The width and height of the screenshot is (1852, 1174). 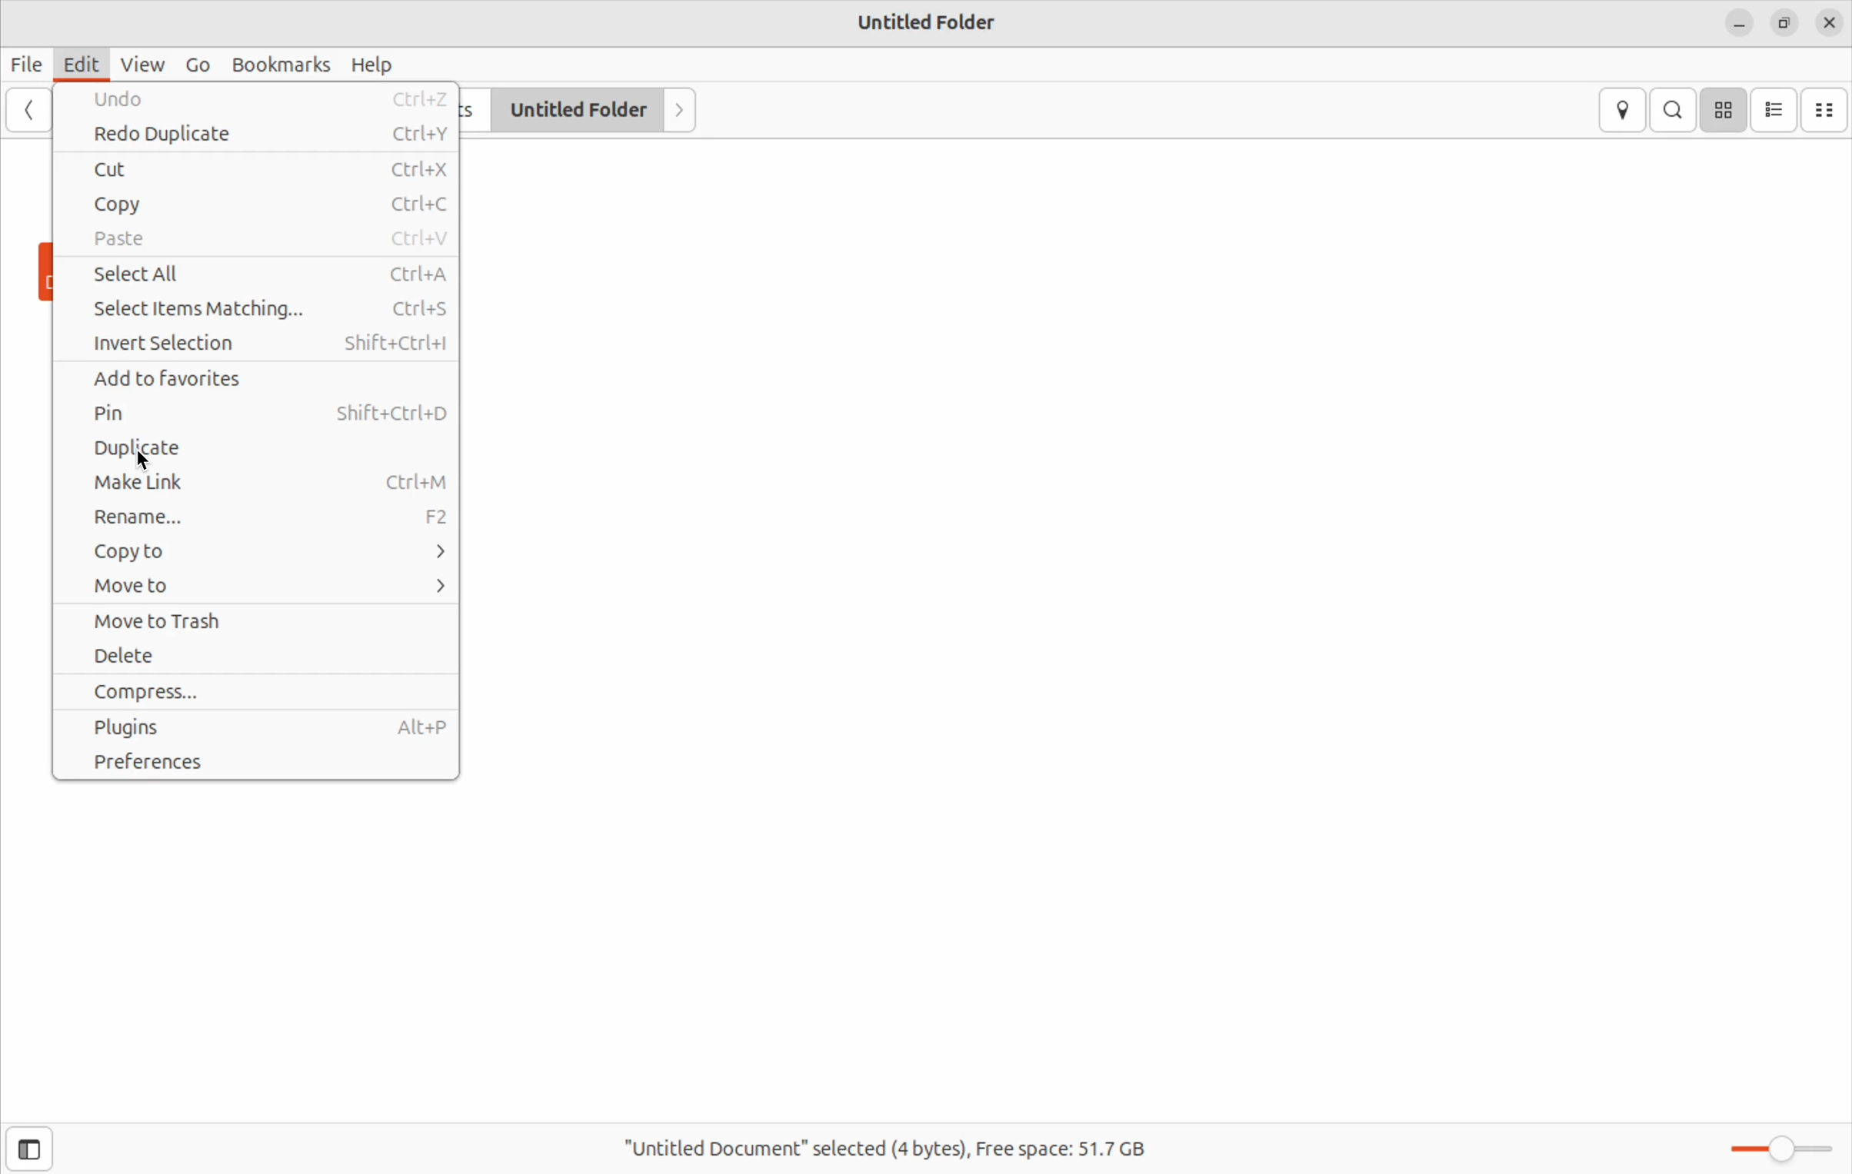 I want to click on copy, so click(x=1784, y=25).